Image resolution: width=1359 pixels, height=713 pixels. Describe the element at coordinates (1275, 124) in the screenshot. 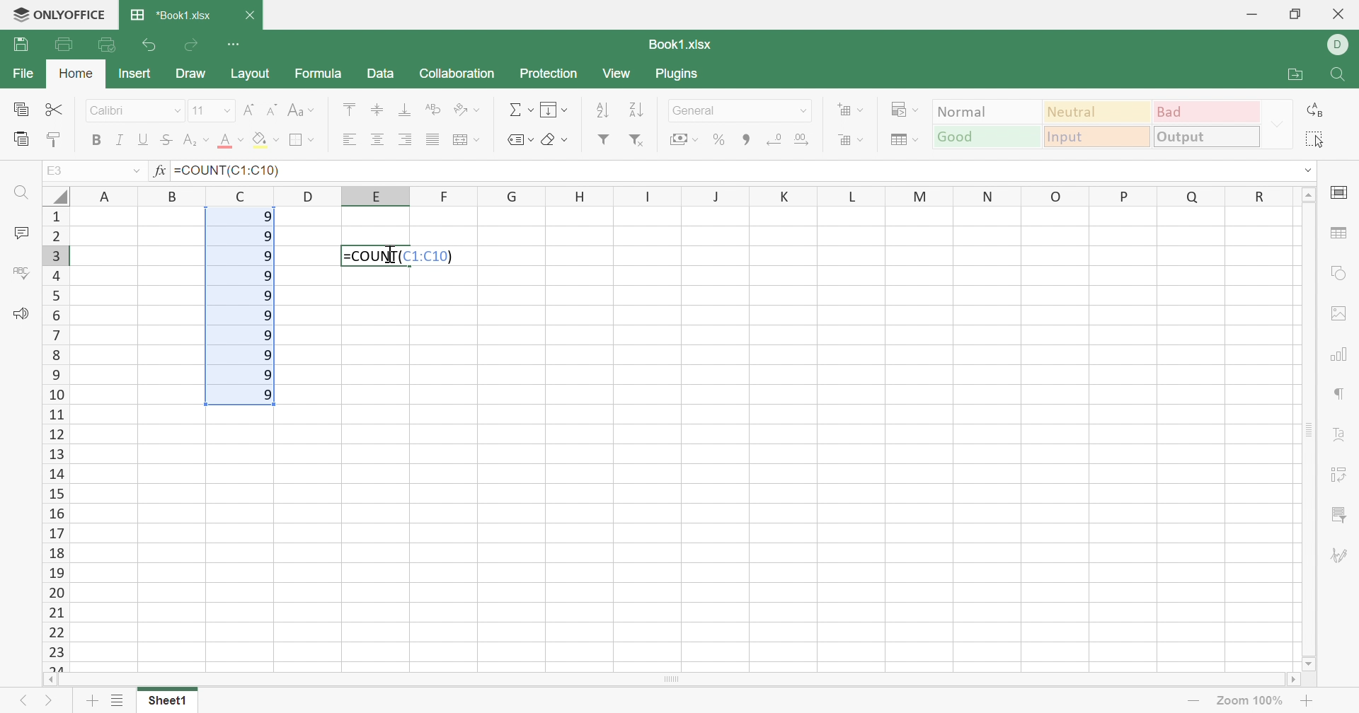

I see `Drop Down` at that location.